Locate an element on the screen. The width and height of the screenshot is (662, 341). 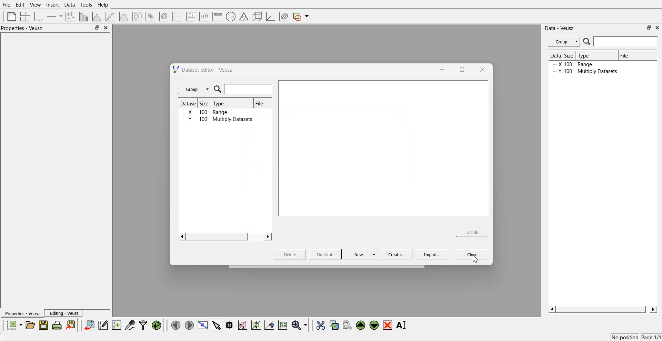
filters is located at coordinates (142, 325).